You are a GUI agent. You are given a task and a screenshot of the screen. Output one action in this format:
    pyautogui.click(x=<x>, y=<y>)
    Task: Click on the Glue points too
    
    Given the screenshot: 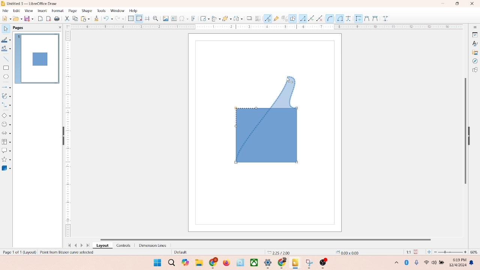 What is the action you would take?
    pyautogui.click(x=386, y=19)
    